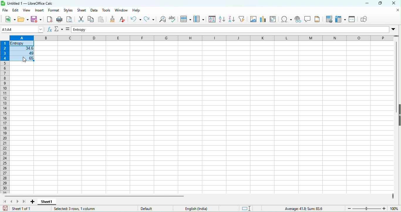 This screenshot has height=212, width=401. Describe the element at coordinates (13, 201) in the screenshot. I see `scroll to previous sheet` at that location.